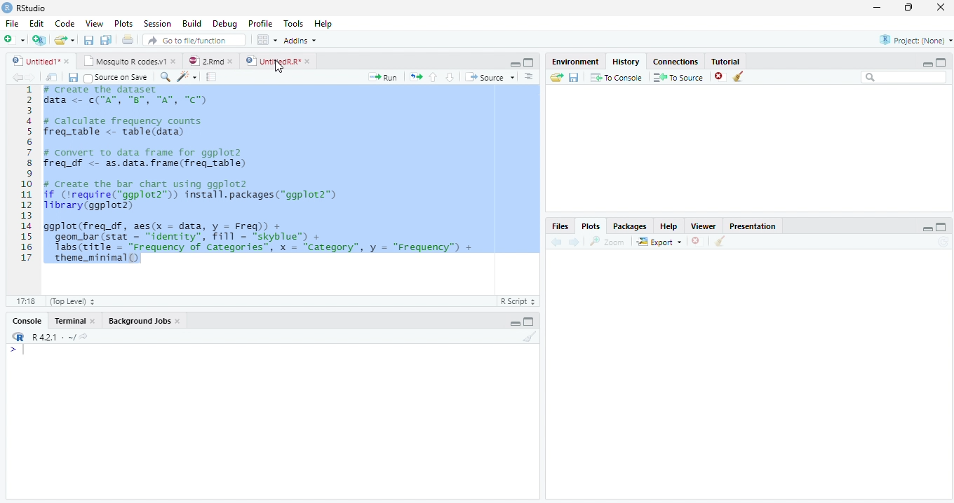 The height and width of the screenshot is (503, 954). What do you see at coordinates (617, 78) in the screenshot?
I see `To console` at bounding box center [617, 78].